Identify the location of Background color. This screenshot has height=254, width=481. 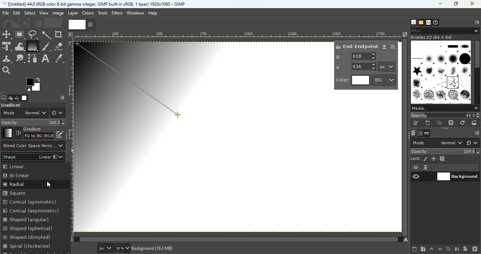
(384, 80).